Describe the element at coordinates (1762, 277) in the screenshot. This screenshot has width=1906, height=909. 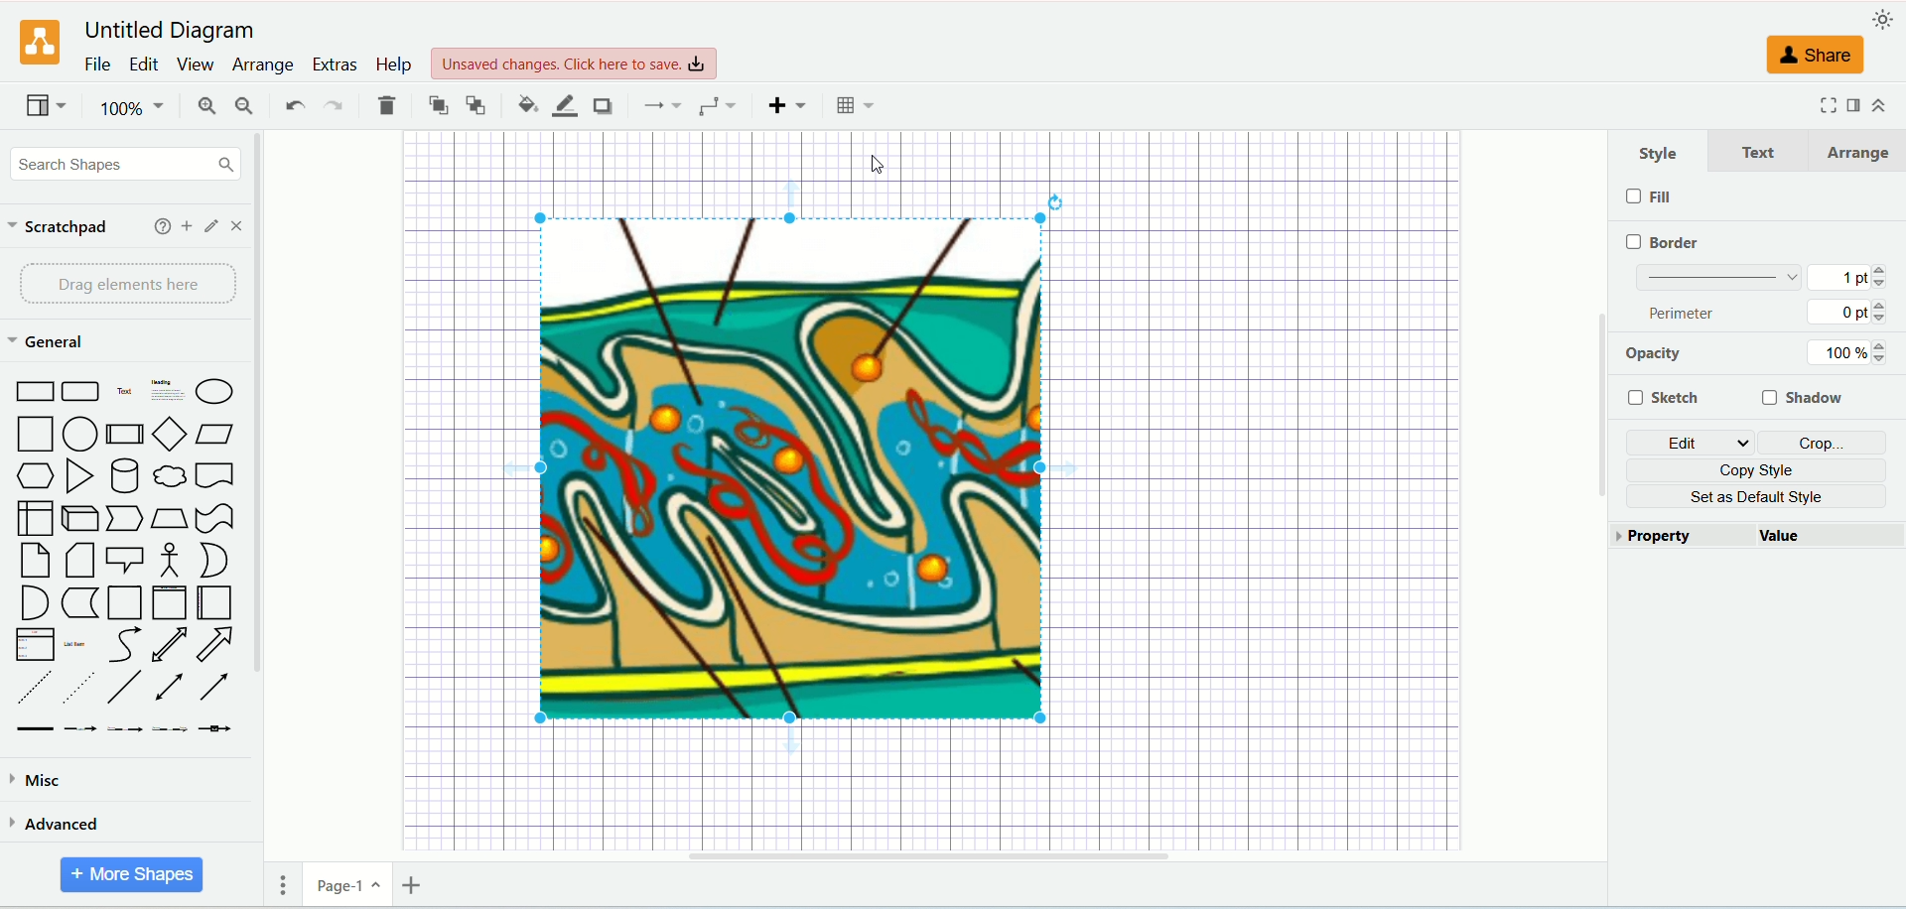
I see `border thickness` at that location.